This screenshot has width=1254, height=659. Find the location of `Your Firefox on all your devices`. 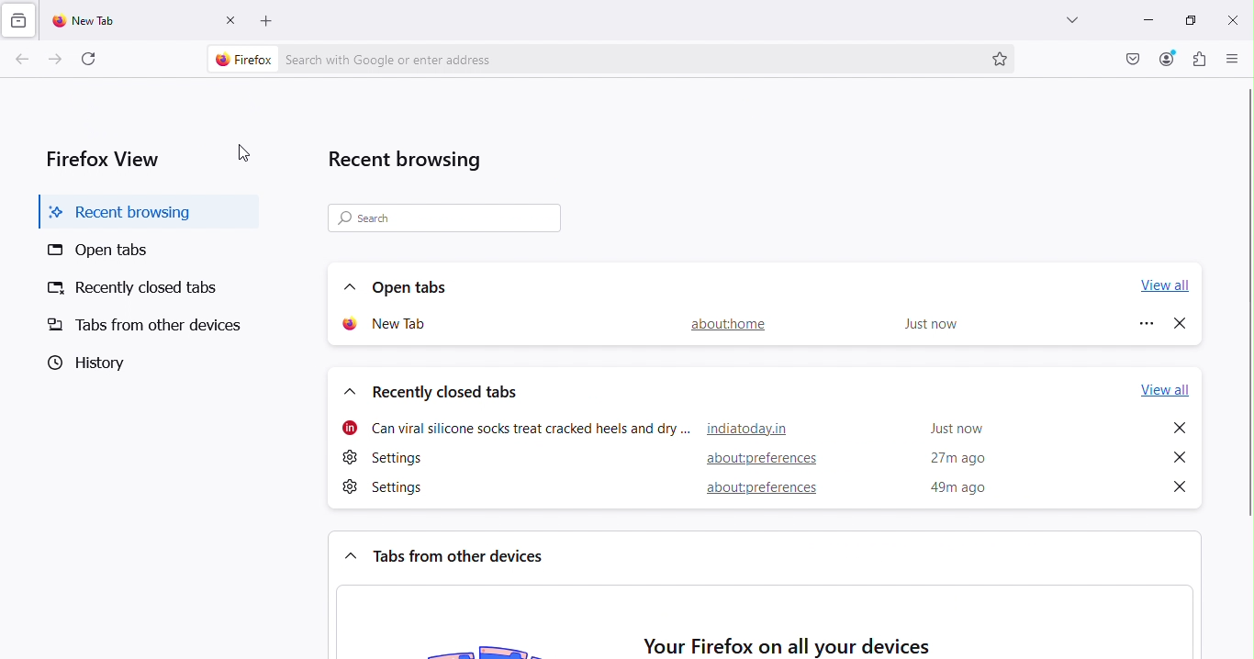

Your Firefox on all your devices is located at coordinates (779, 642).